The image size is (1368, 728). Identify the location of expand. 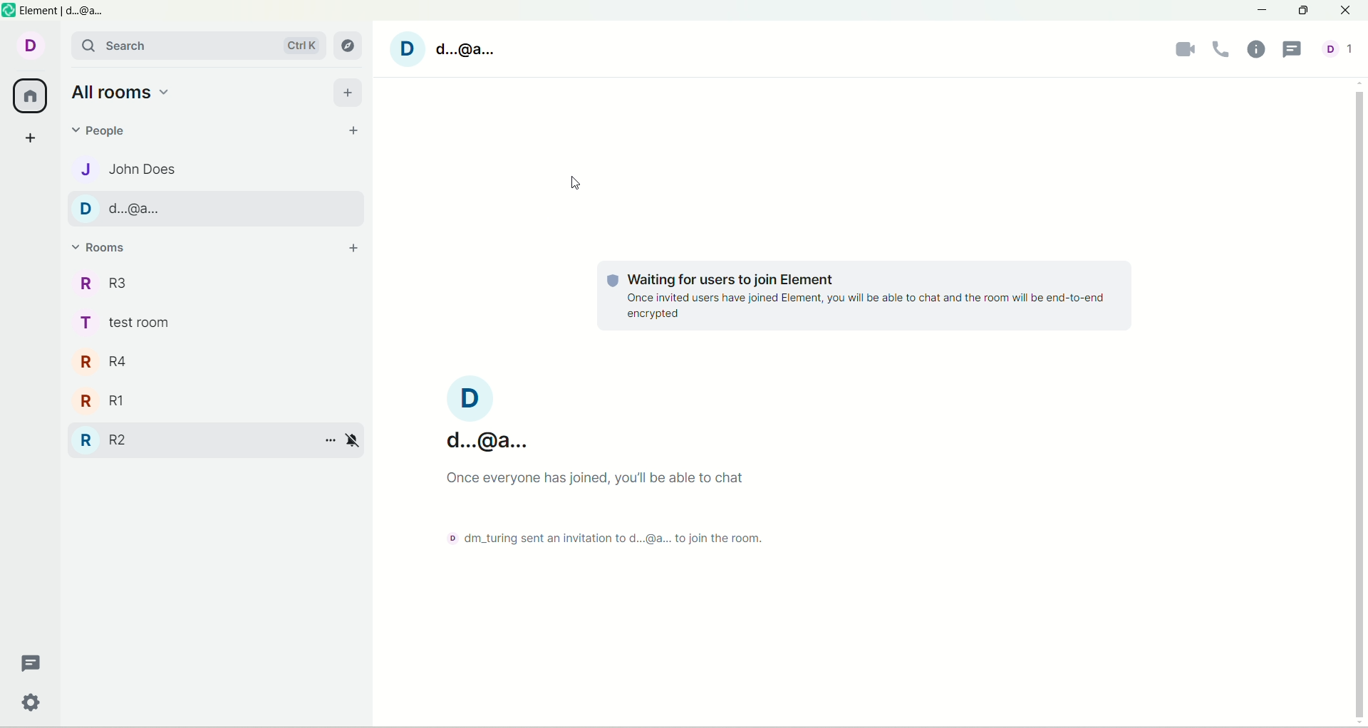
(219, 464).